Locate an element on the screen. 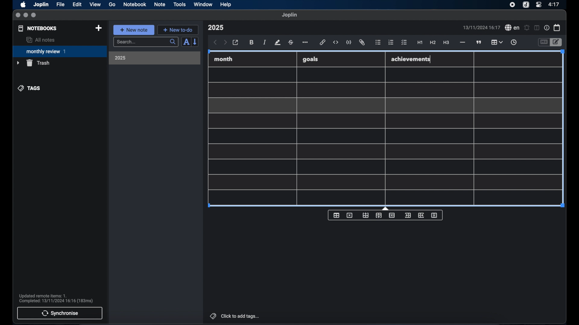 The height and width of the screenshot is (325, 579). delete column is located at coordinates (435, 215).